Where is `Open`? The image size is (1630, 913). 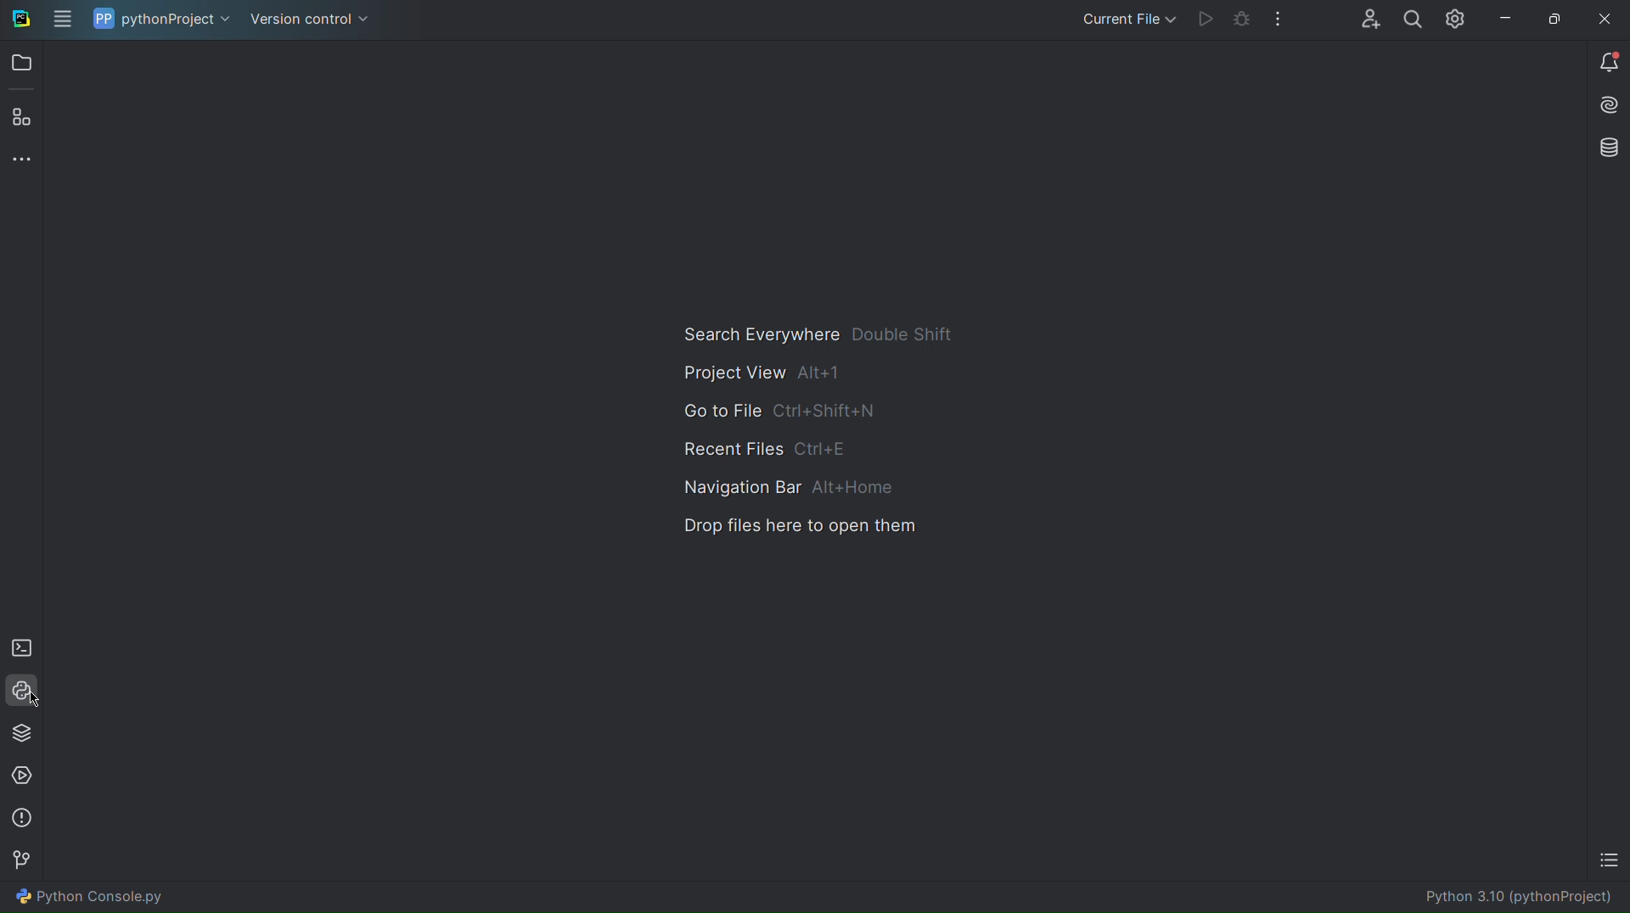
Open is located at coordinates (24, 66).